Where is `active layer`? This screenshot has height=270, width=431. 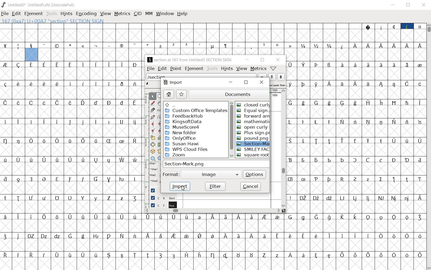
active layer is located at coordinates (278, 85).